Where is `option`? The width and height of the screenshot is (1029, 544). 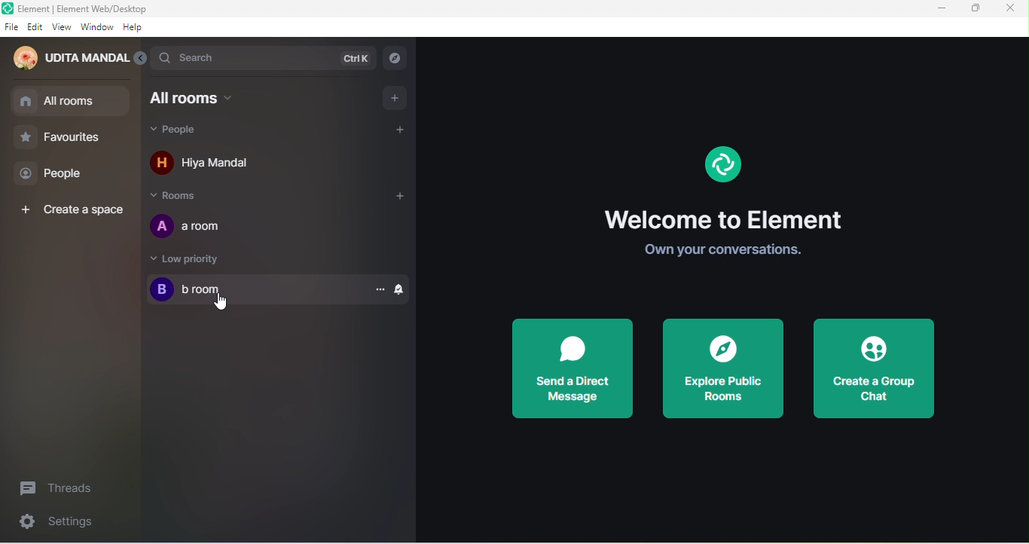
option is located at coordinates (382, 289).